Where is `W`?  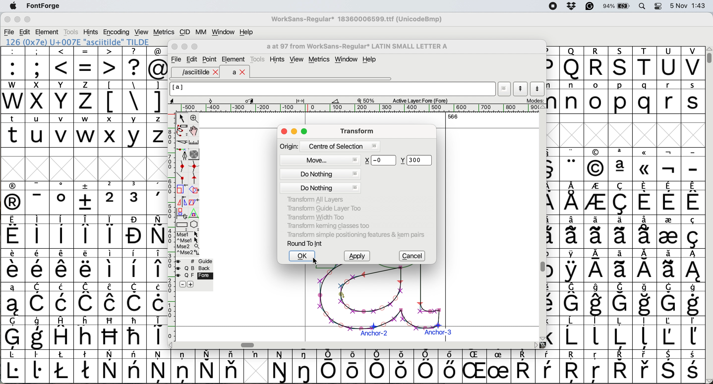
W is located at coordinates (14, 97).